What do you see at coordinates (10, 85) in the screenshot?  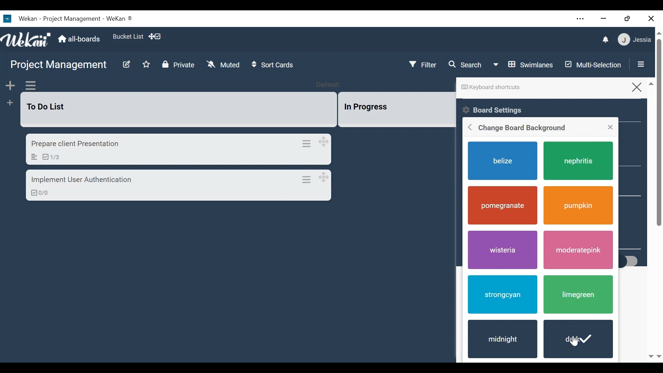 I see `Add Swimlane` at bounding box center [10, 85].